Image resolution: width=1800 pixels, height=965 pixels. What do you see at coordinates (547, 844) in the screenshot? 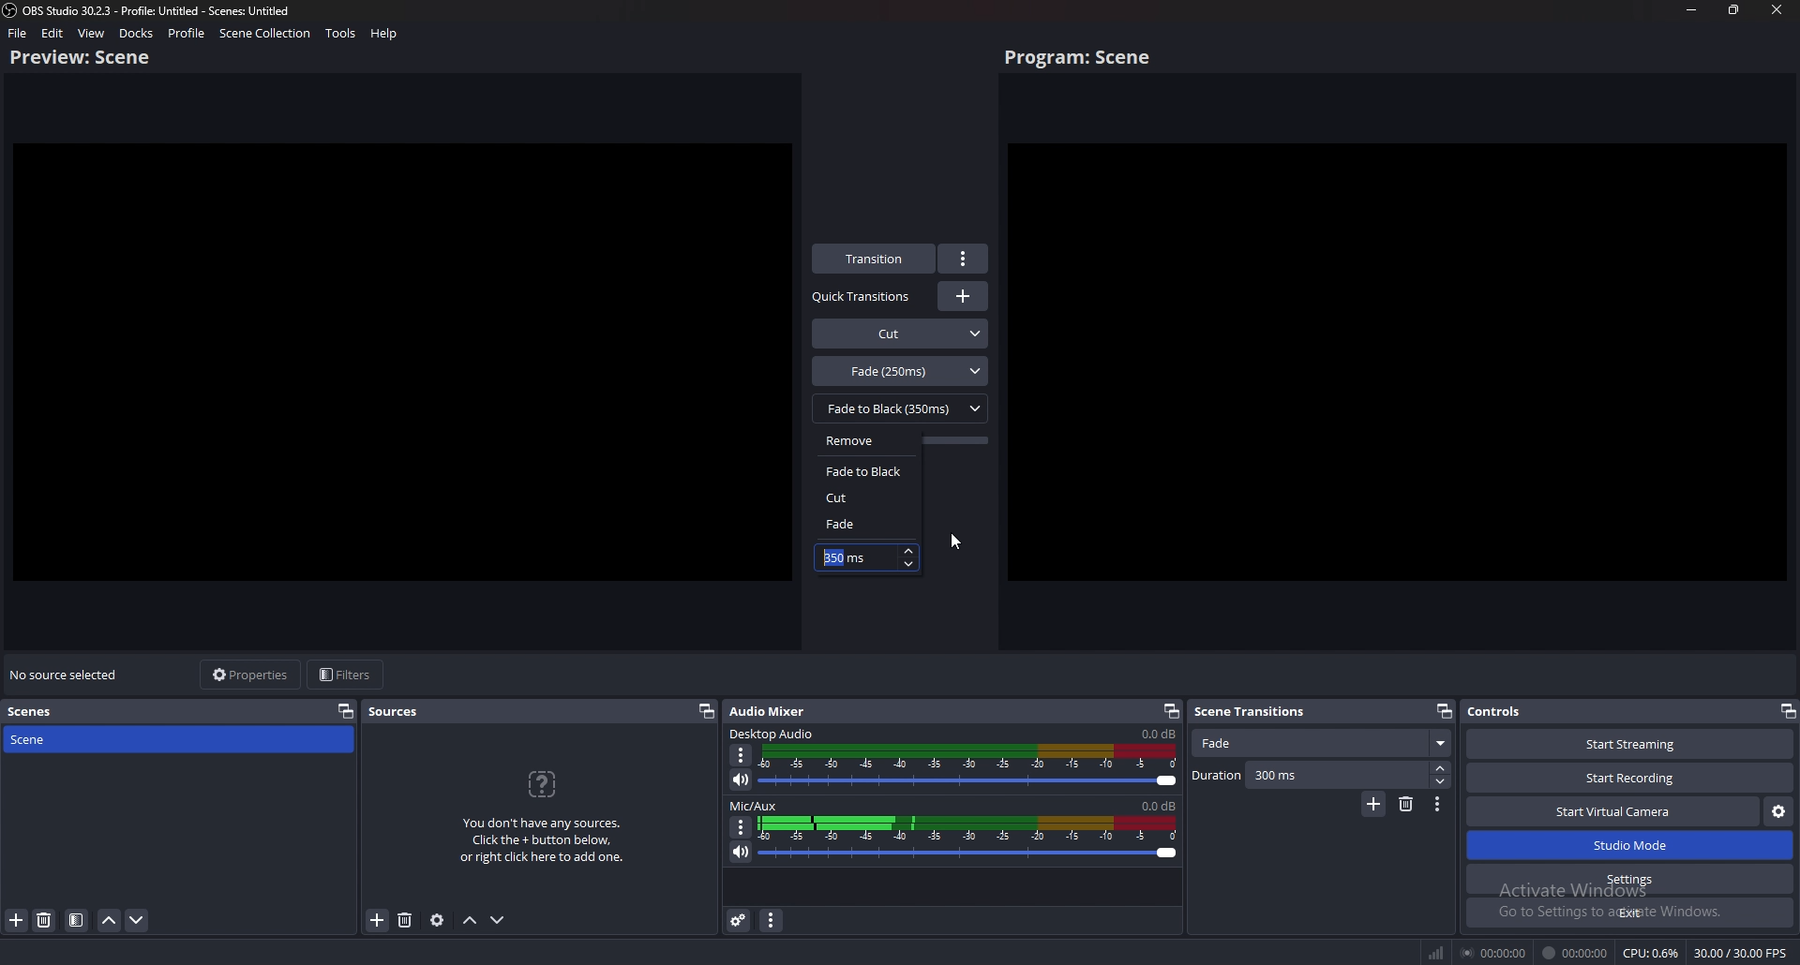
I see `You don't have any sources.
Click the + button below,
or right click here to add one.` at bounding box center [547, 844].